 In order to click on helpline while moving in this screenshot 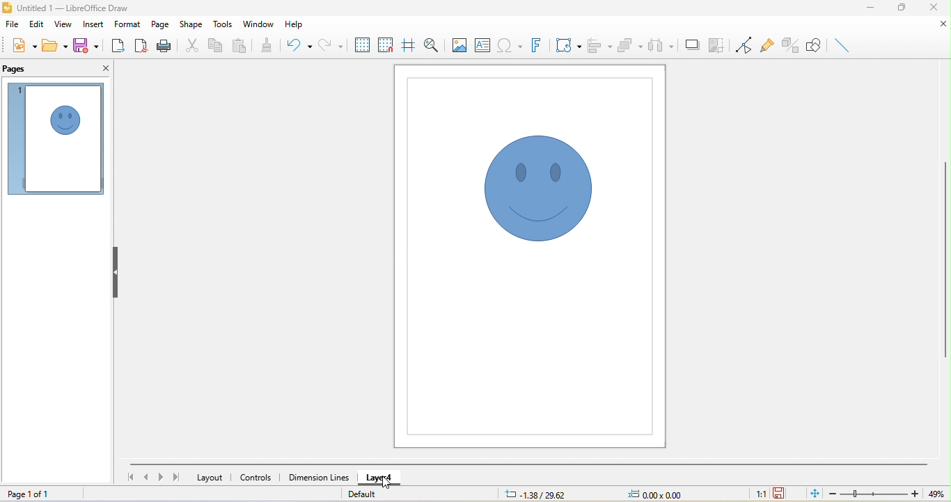, I will do `click(408, 45)`.